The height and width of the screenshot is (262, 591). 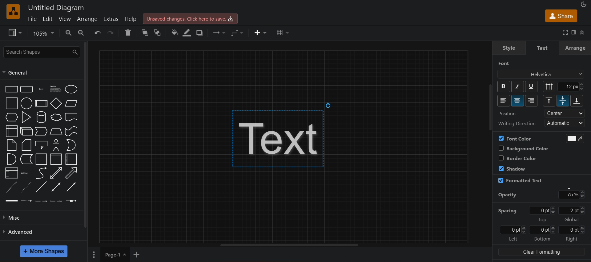 I want to click on list, so click(x=12, y=173).